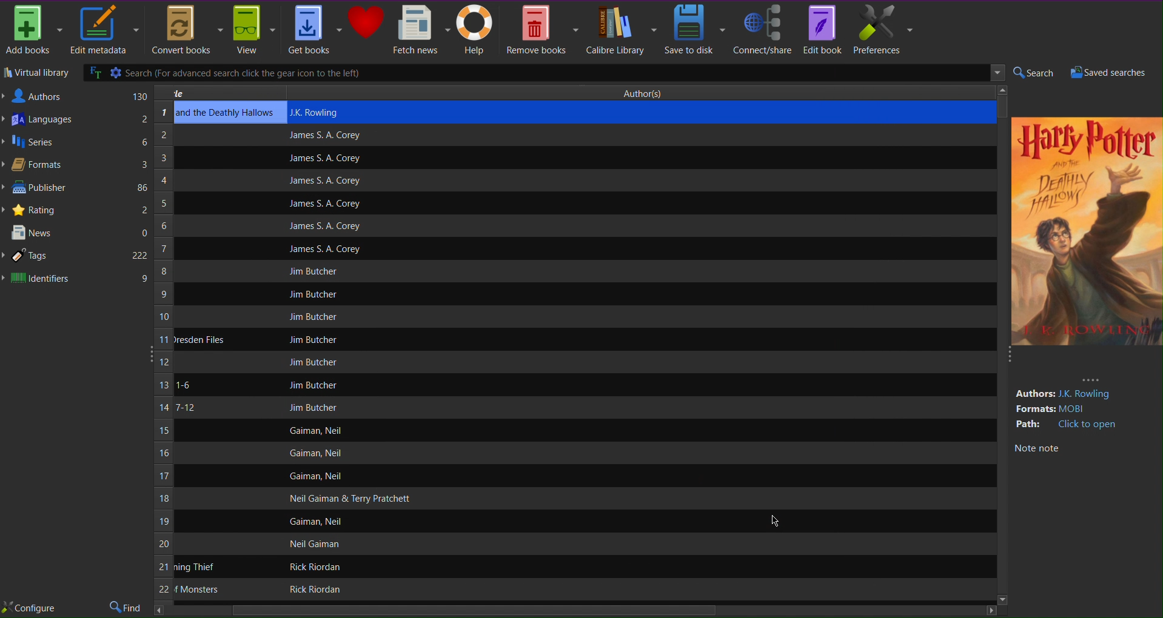 Image resolution: width=1163 pixels, height=618 pixels. Describe the element at coordinates (774, 519) in the screenshot. I see `Cursor` at that location.